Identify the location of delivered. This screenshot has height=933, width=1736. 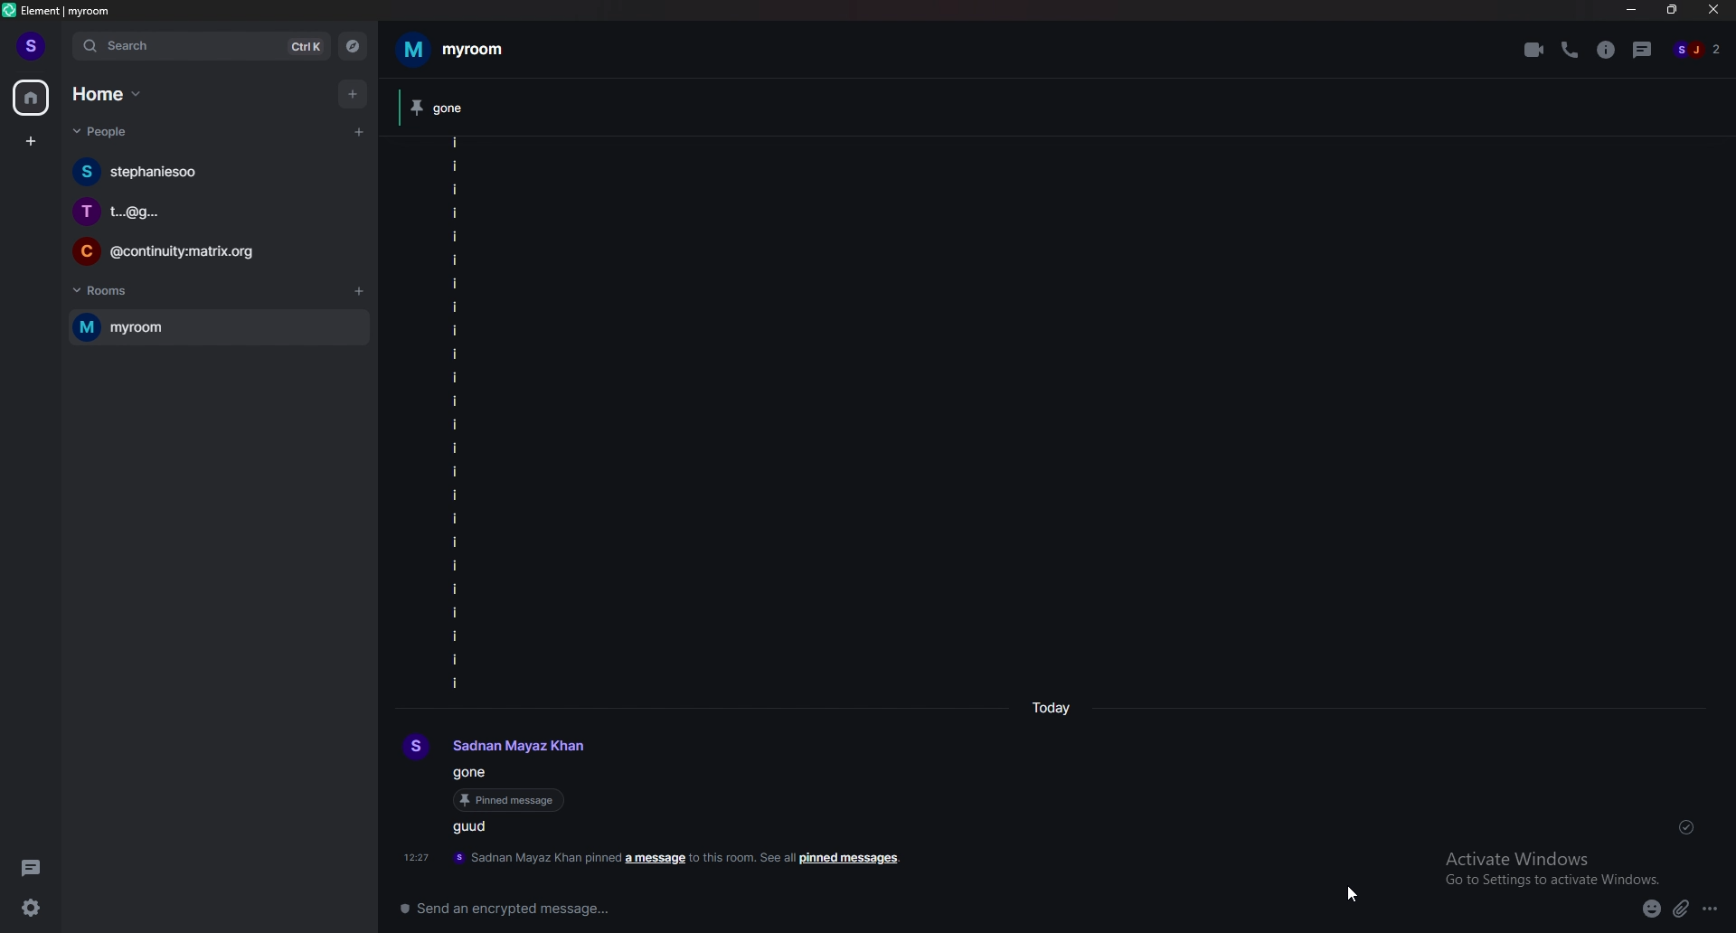
(1694, 830).